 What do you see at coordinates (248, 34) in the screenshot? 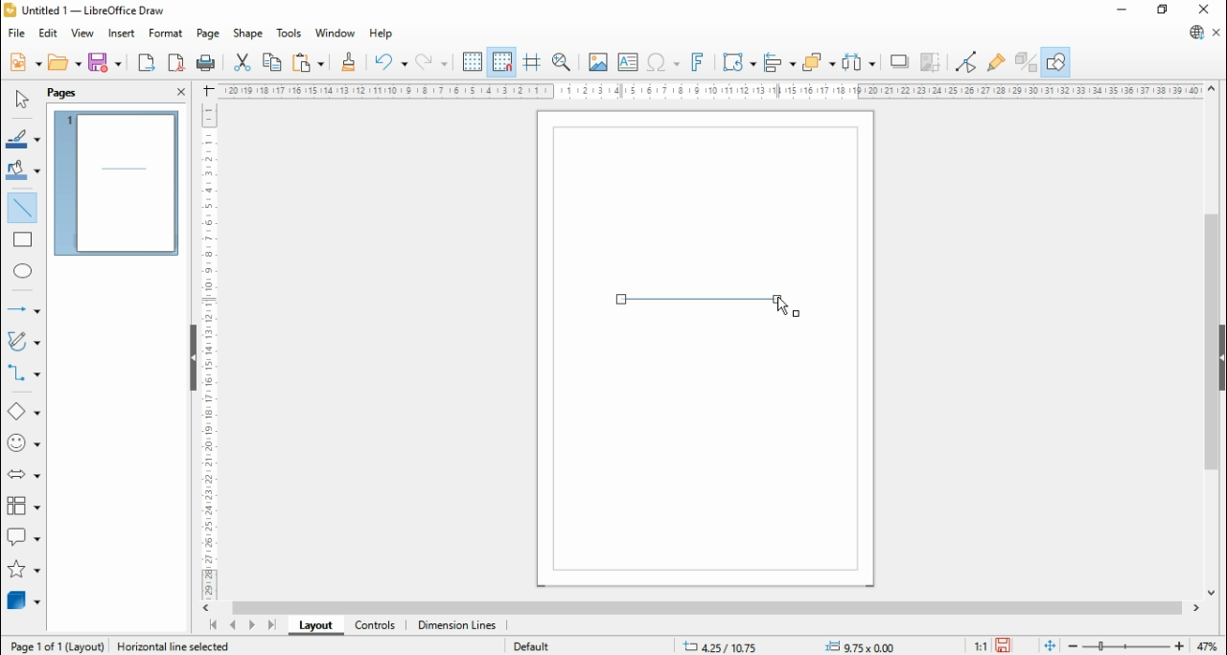
I see `shape` at bounding box center [248, 34].